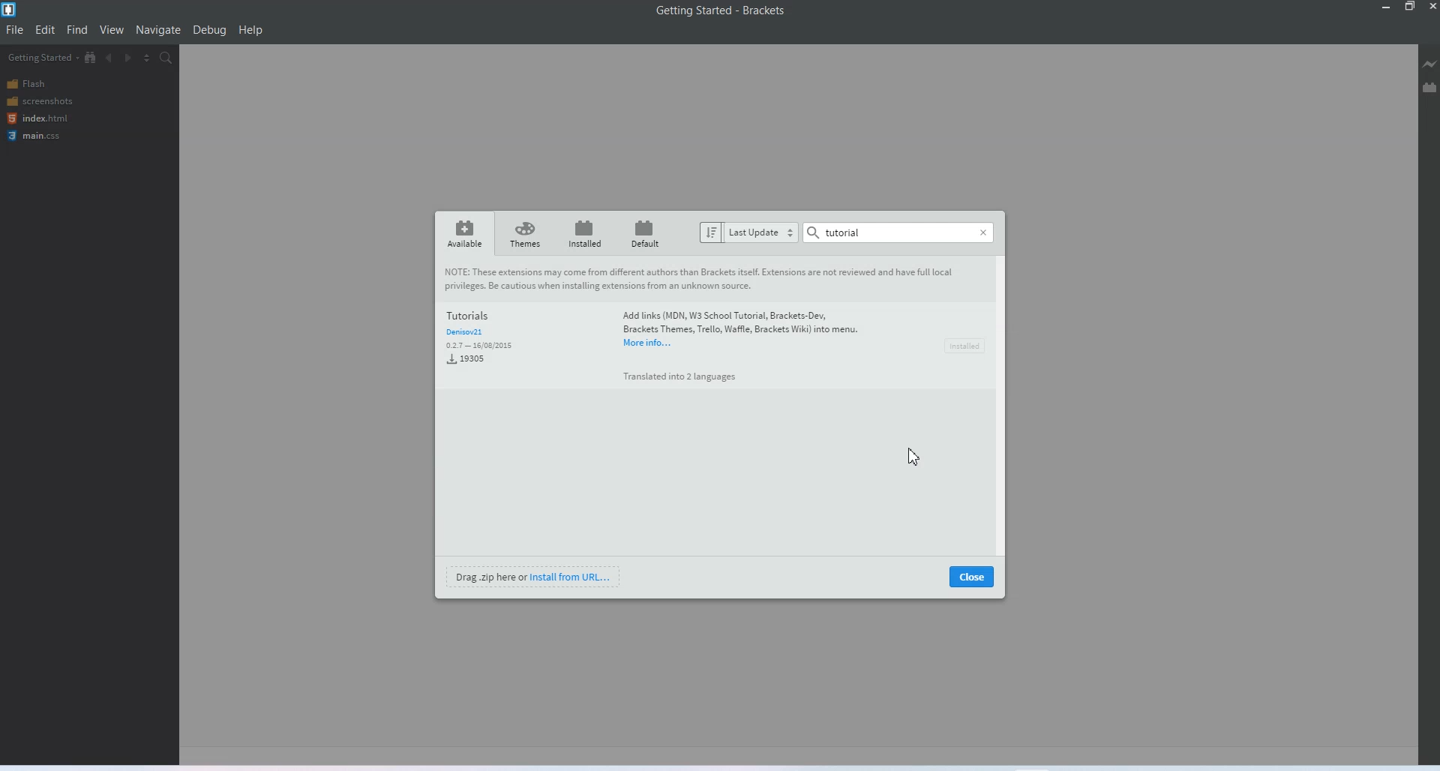  What do you see at coordinates (37, 118) in the screenshot?
I see `index.html` at bounding box center [37, 118].